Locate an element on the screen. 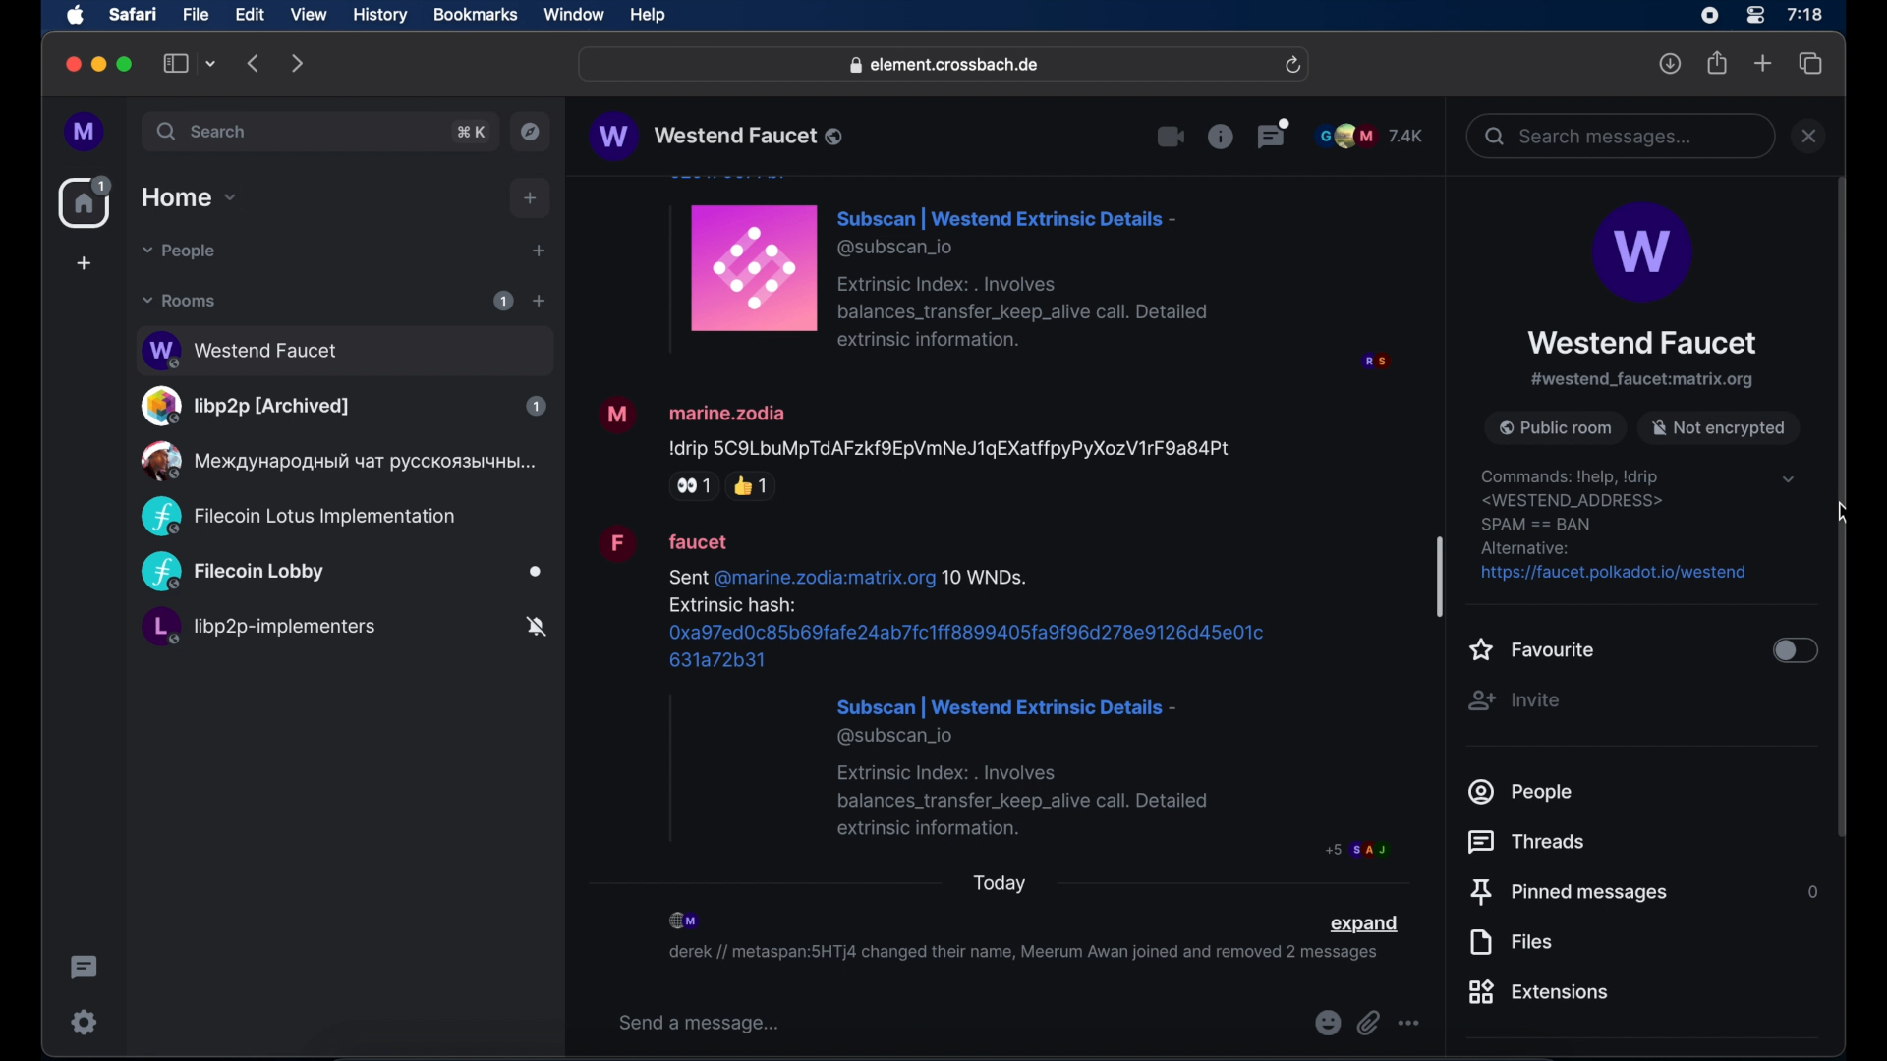 This screenshot has height=1061, width=1887. backward is located at coordinates (255, 63).